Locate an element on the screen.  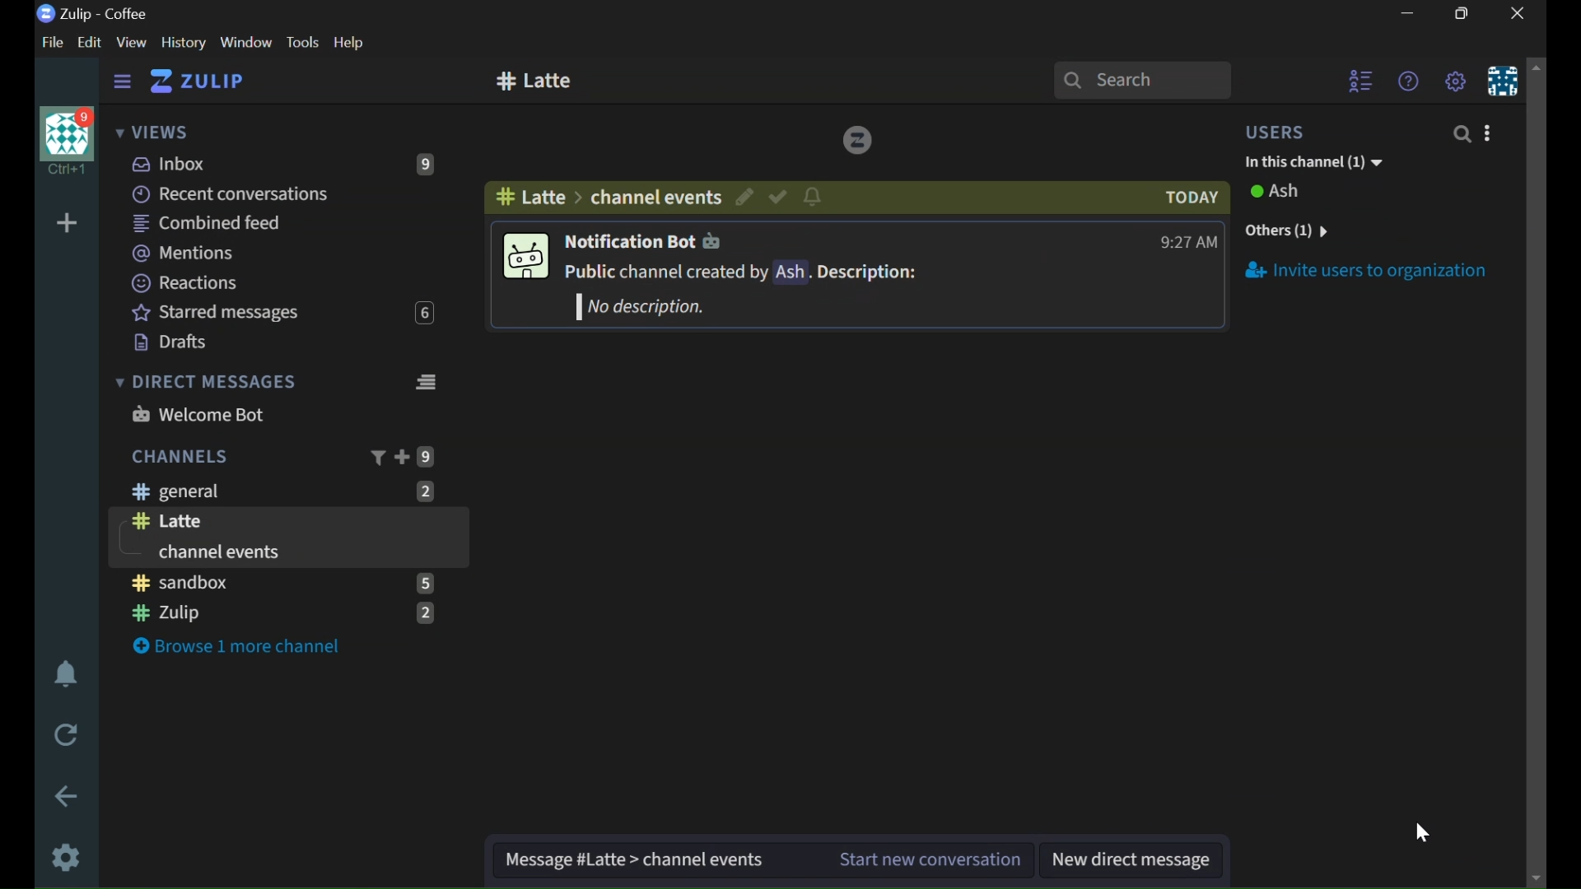
Configure topic notifications is located at coordinates (811, 197).